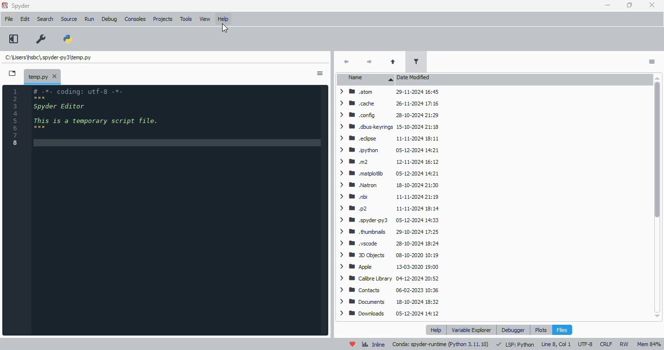 This screenshot has width=664, height=350. Describe the element at coordinates (4, 5) in the screenshot. I see `logo` at that location.